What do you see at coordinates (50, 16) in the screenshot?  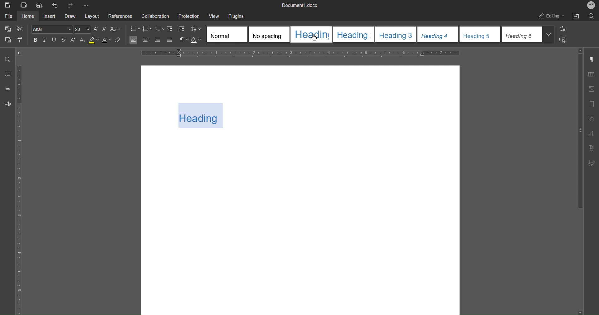 I see `Insert` at bounding box center [50, 16].